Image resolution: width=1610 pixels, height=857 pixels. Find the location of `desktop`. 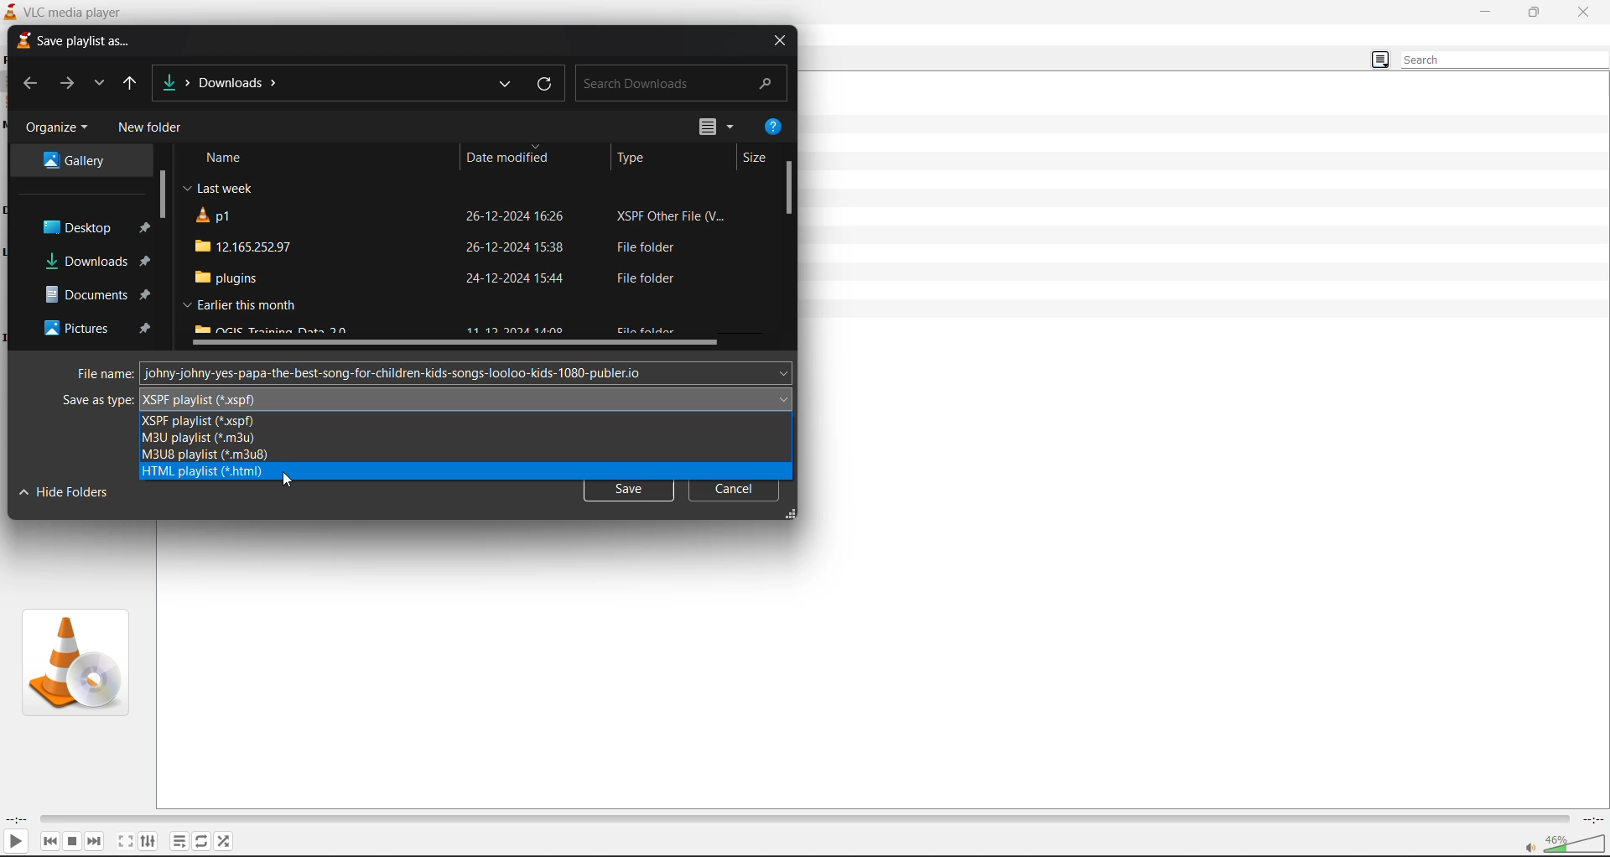

desktop is located at coordinates (86, 228).